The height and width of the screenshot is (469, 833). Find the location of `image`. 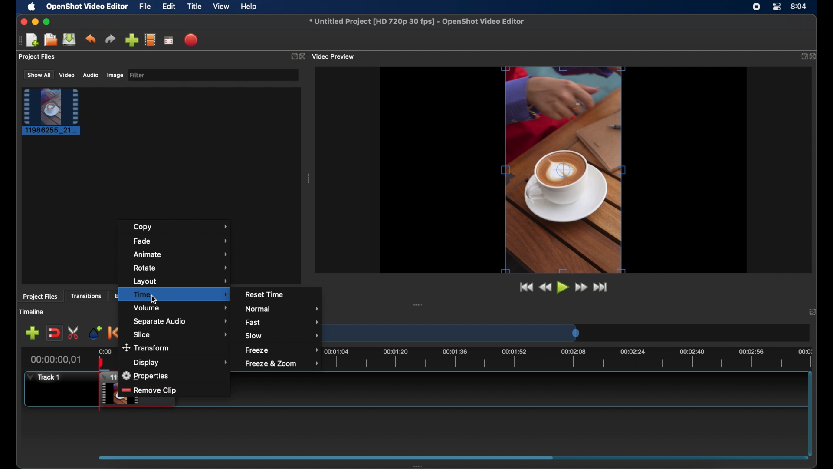

image is located at coordinates (115, 75).